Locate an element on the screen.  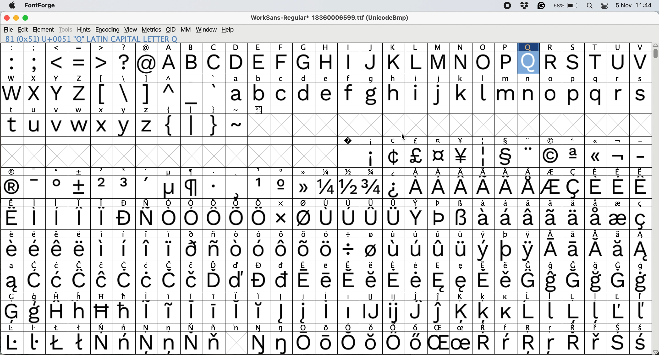
text is located at coordinates (325, 232).